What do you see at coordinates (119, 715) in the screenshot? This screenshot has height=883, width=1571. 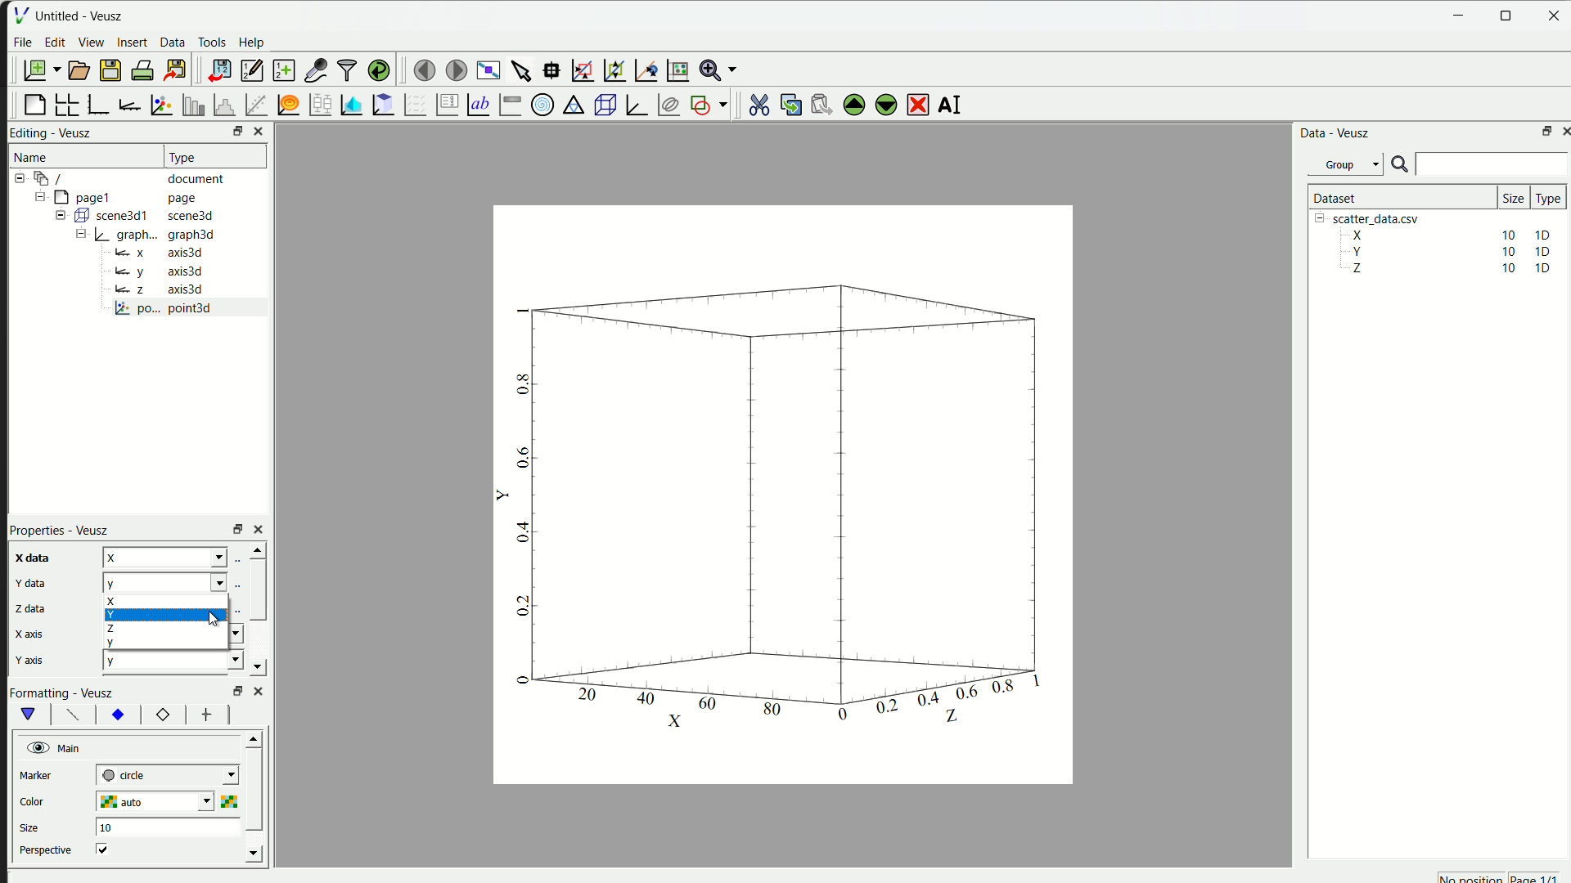 I see `xy` at bounding box center [119, 715].